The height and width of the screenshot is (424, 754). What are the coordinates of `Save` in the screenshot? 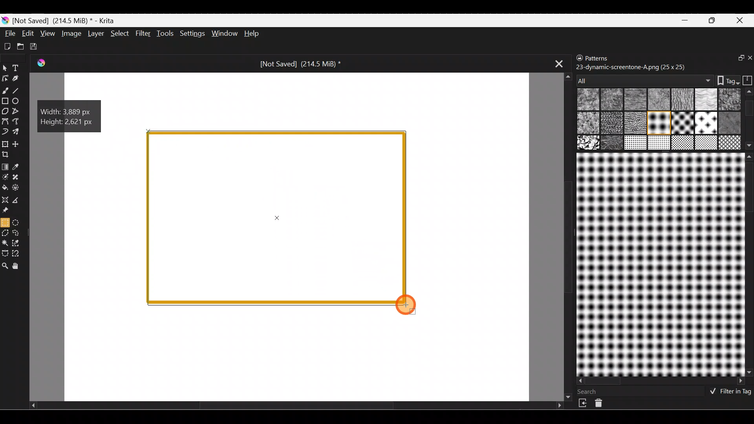 It's located at (35, 45).